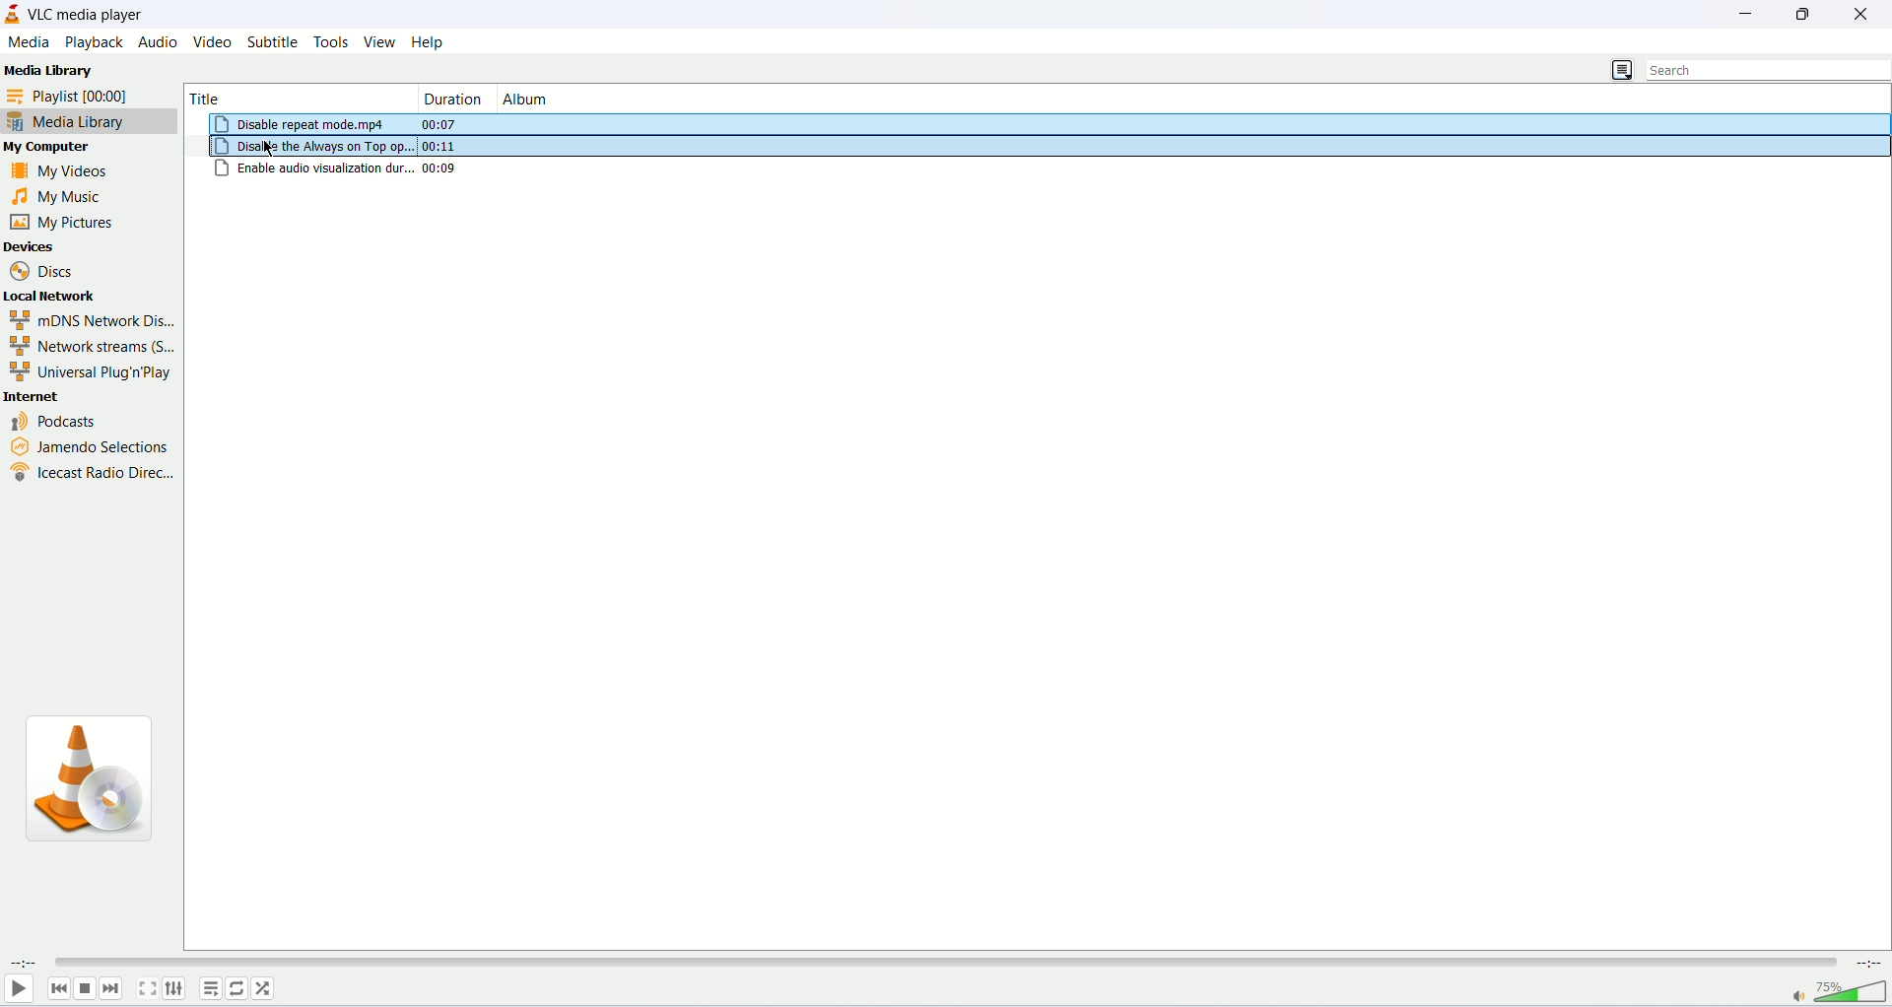 The height and width of the screenshot is (1007, 1892). I want to click on view, so click(379, 41).